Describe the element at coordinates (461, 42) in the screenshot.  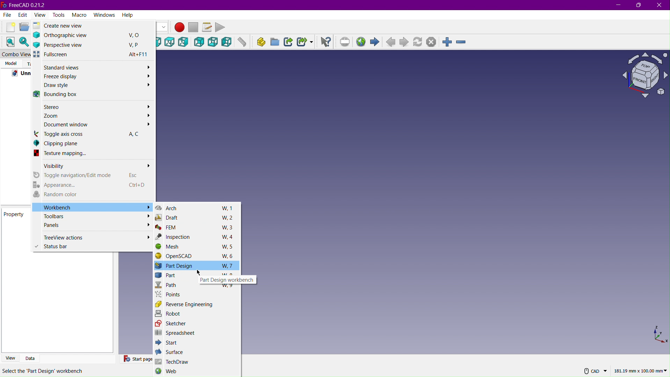
I see `Zoom Out` at that location.